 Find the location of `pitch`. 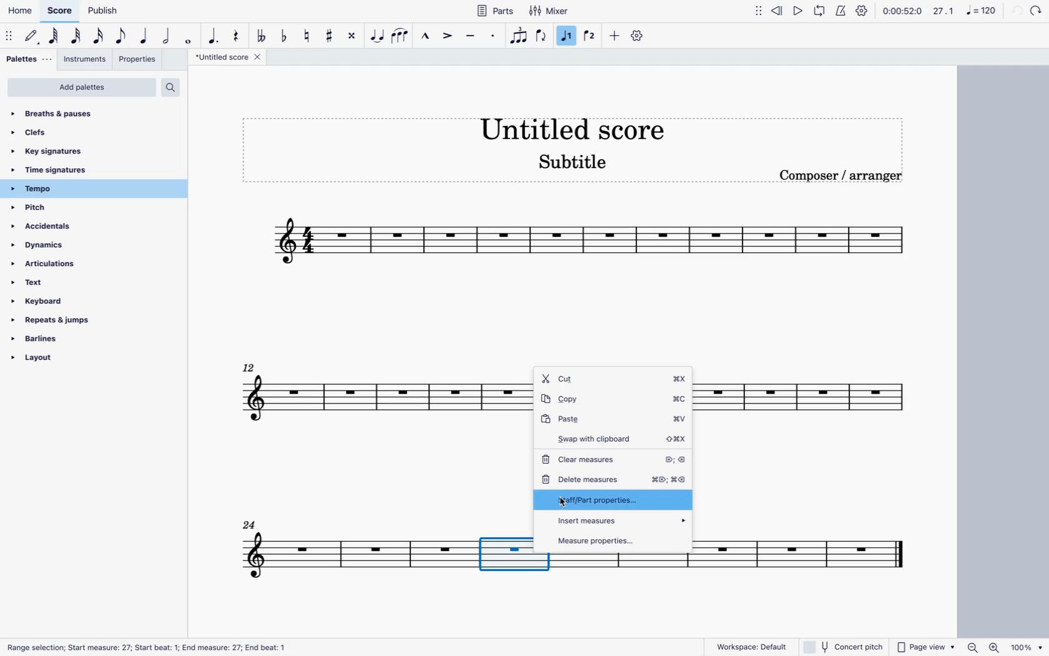

pitch is located at coordinates (49, 209).